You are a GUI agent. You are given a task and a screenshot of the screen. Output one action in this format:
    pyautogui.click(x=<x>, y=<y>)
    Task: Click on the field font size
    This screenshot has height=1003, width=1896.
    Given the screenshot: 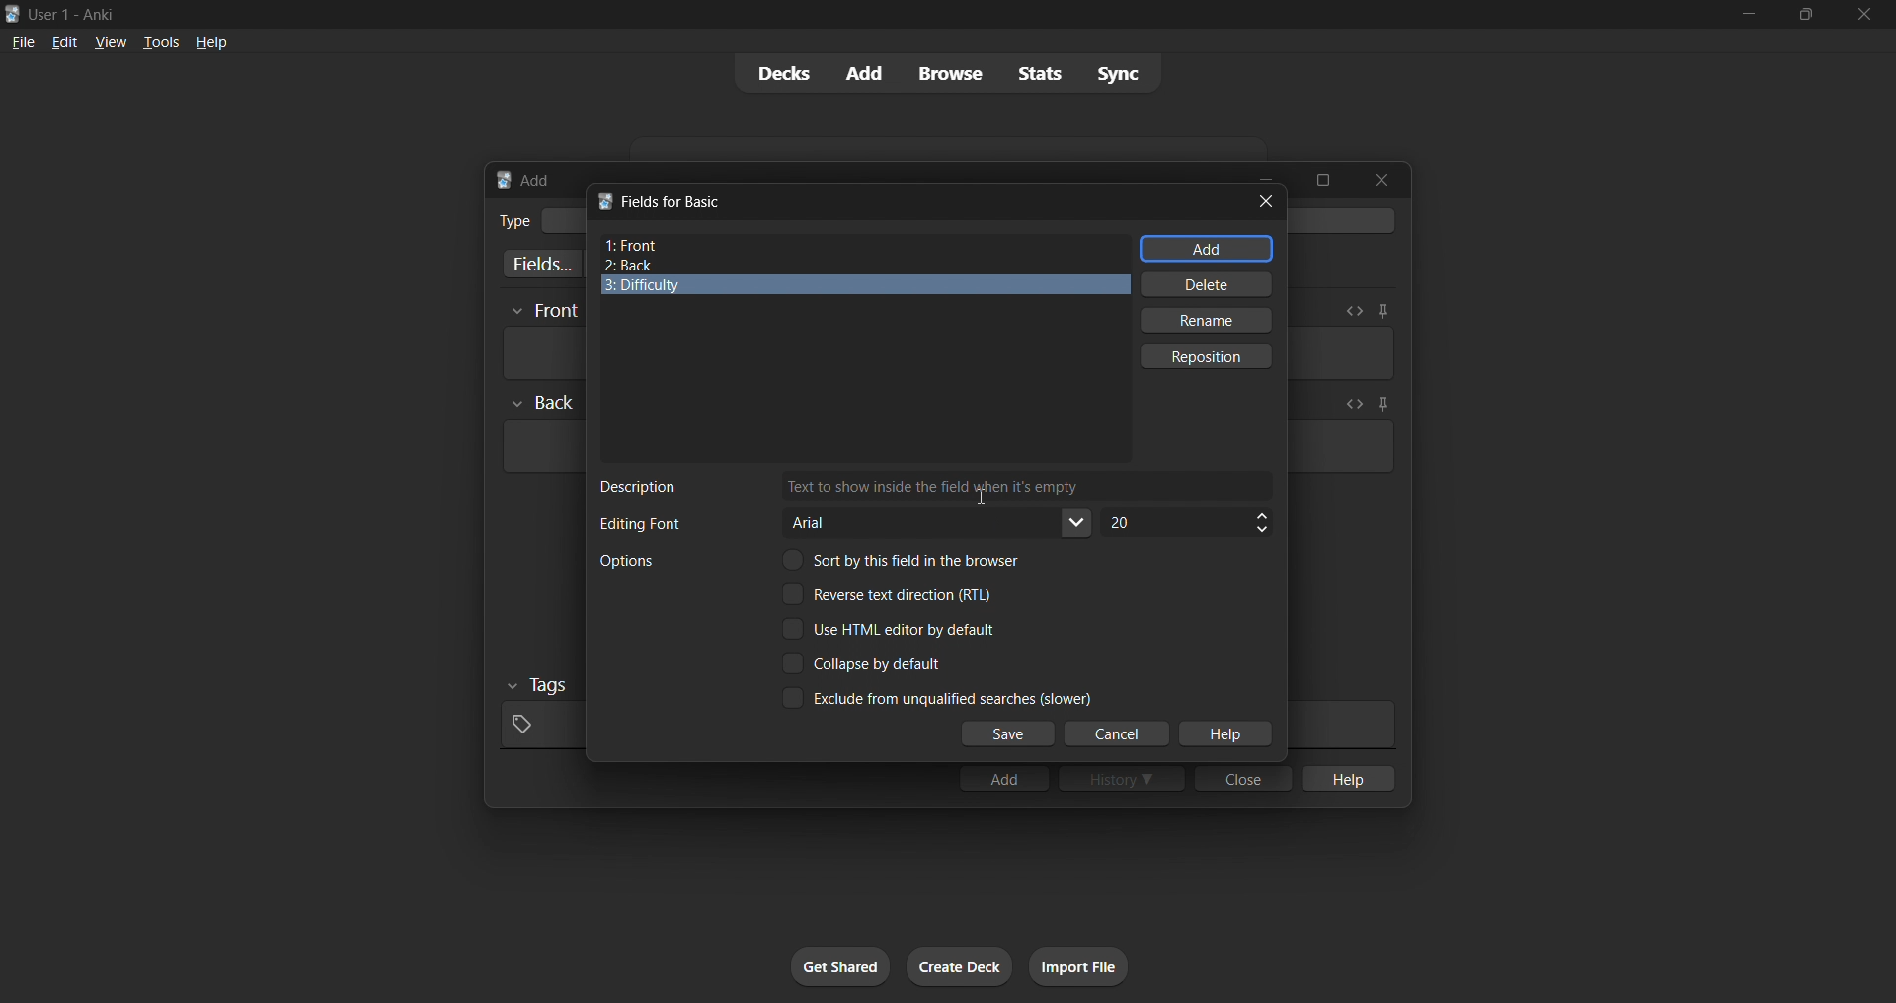 What is the action you would take?
    pyautogui.click(x=1186, y=523)
    